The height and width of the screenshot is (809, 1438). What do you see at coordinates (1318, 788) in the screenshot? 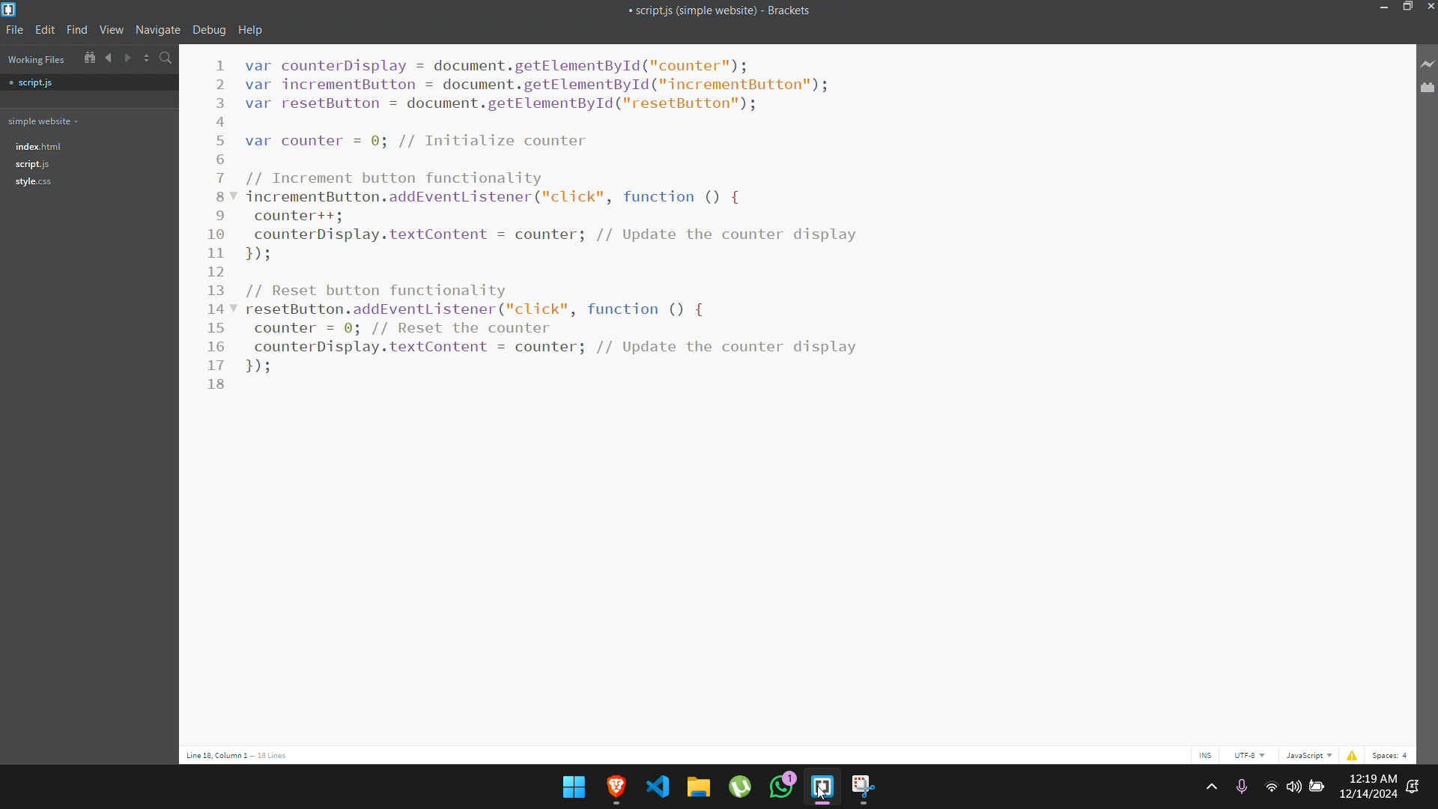
I see `battery` at bounding box center [1318, 788].